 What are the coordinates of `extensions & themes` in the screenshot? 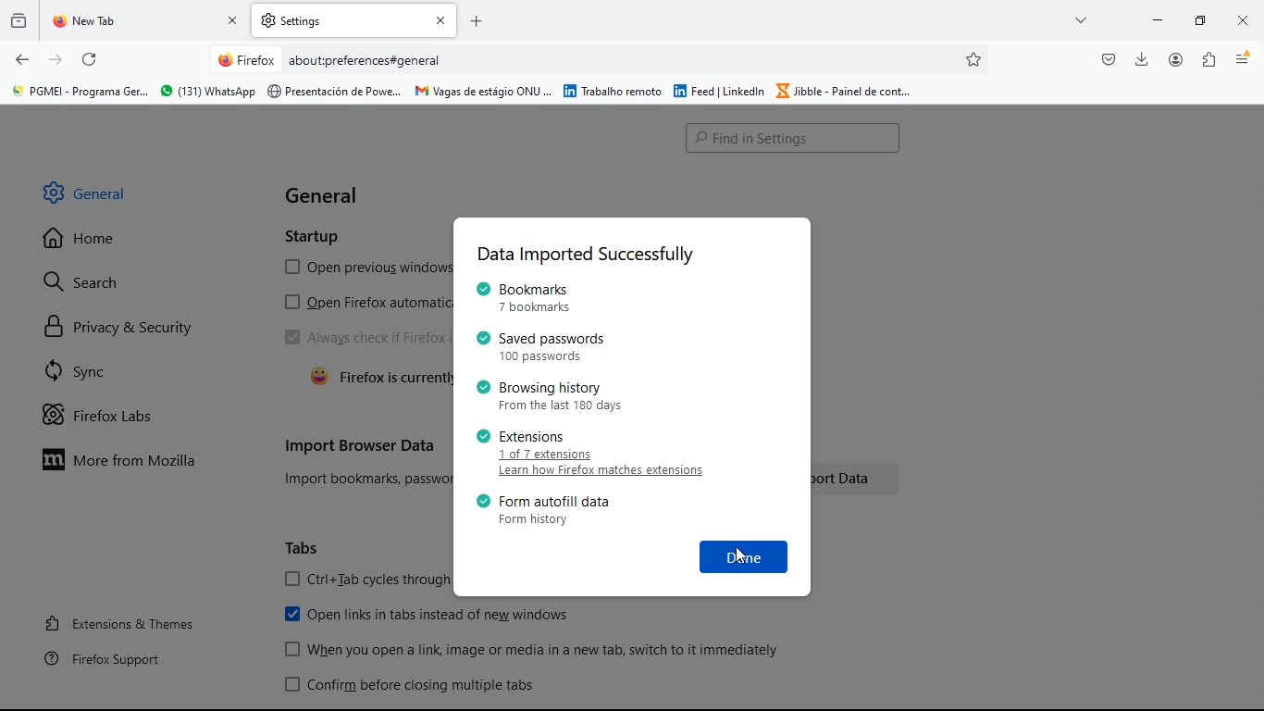 It's located at (127, 622).